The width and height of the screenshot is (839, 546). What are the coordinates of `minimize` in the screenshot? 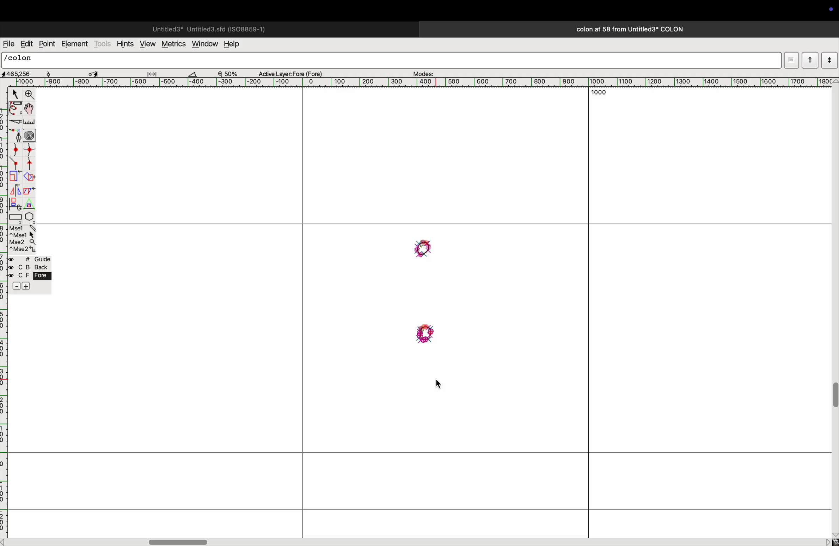 It's located at (14, 177).